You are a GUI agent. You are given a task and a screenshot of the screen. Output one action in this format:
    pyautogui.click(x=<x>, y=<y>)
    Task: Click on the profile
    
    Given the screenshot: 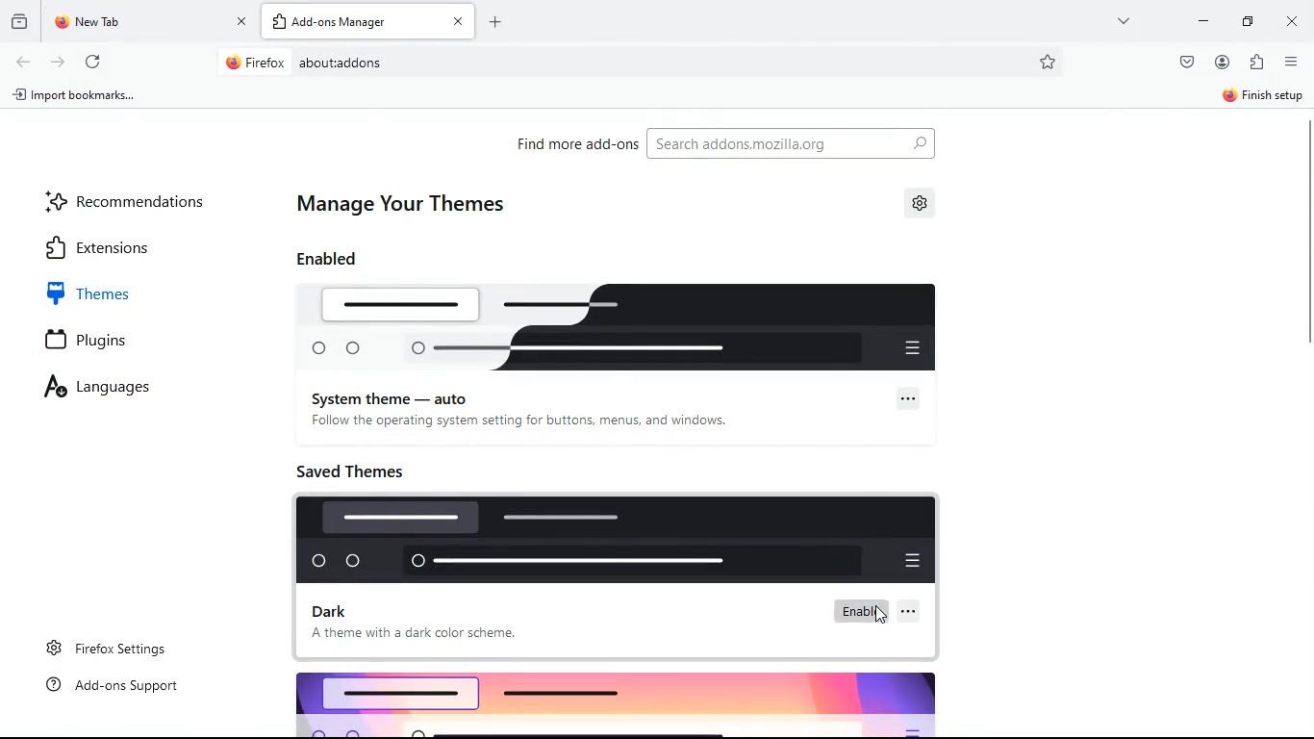 What is the action you would take?
    pyautogui.click(x=1220, y=63)
    